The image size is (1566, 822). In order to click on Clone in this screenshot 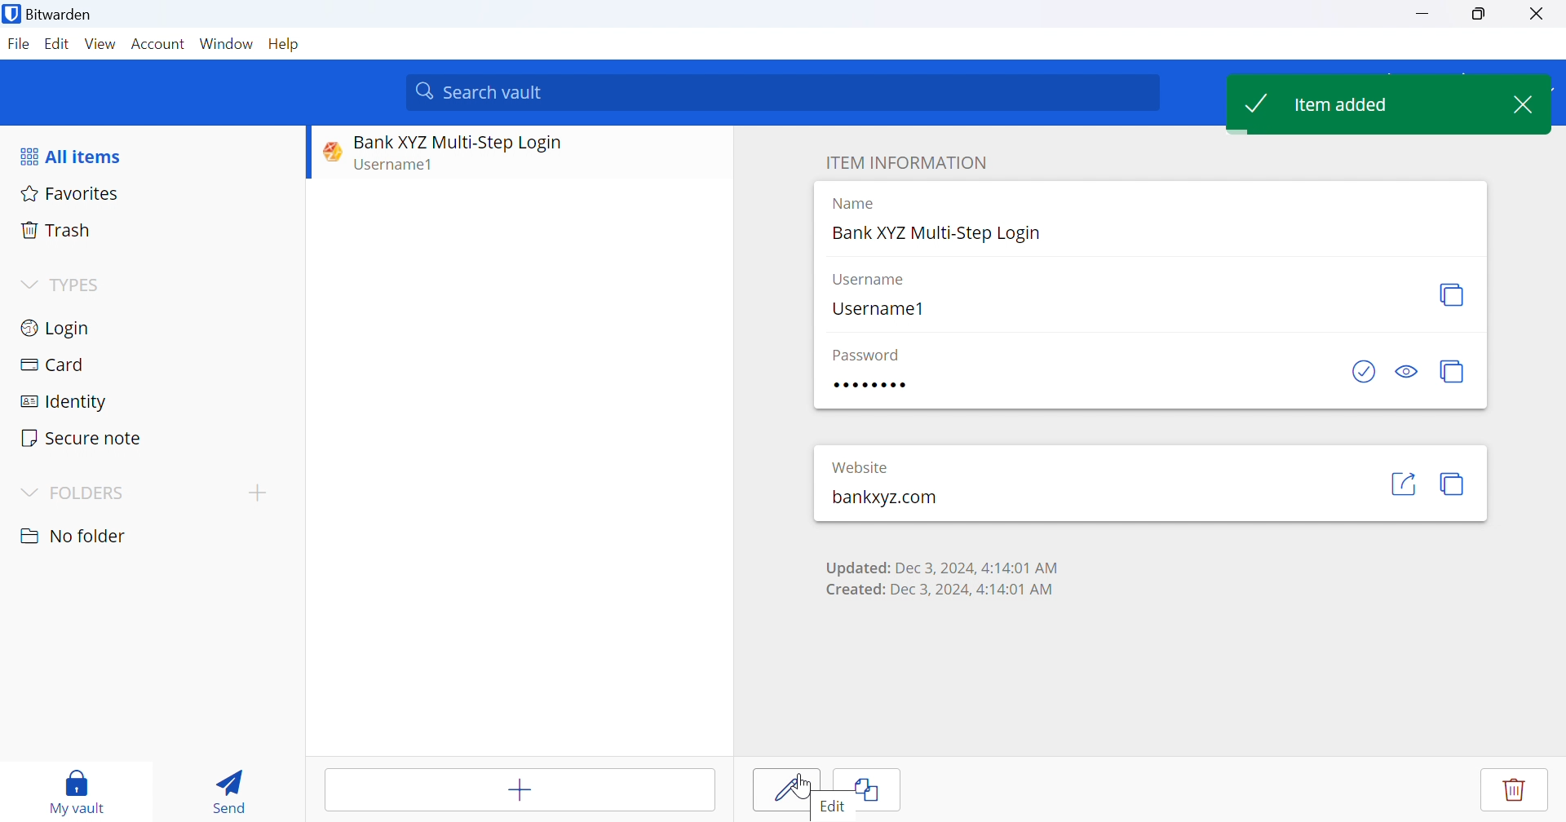, I will do `click(878, 784)`.